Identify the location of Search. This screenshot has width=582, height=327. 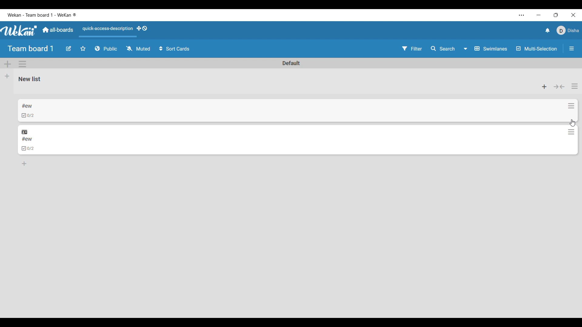
(443, 49).